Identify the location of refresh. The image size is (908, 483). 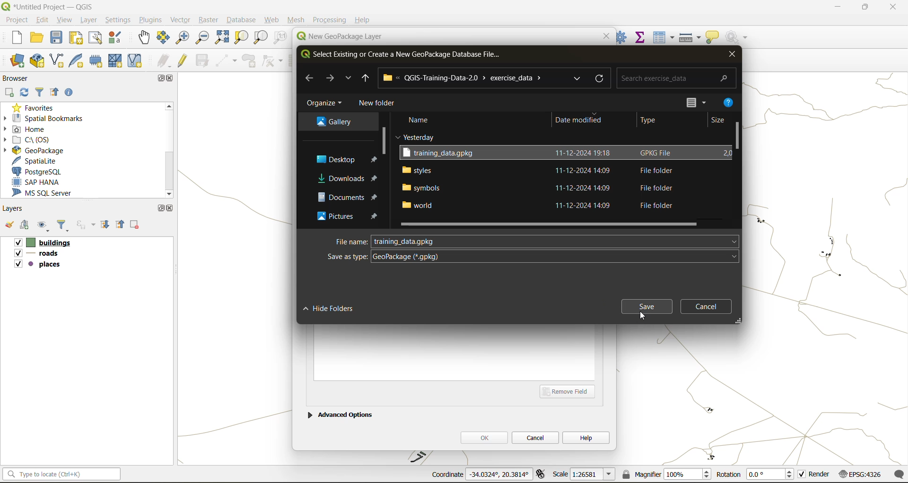
(601, 78).